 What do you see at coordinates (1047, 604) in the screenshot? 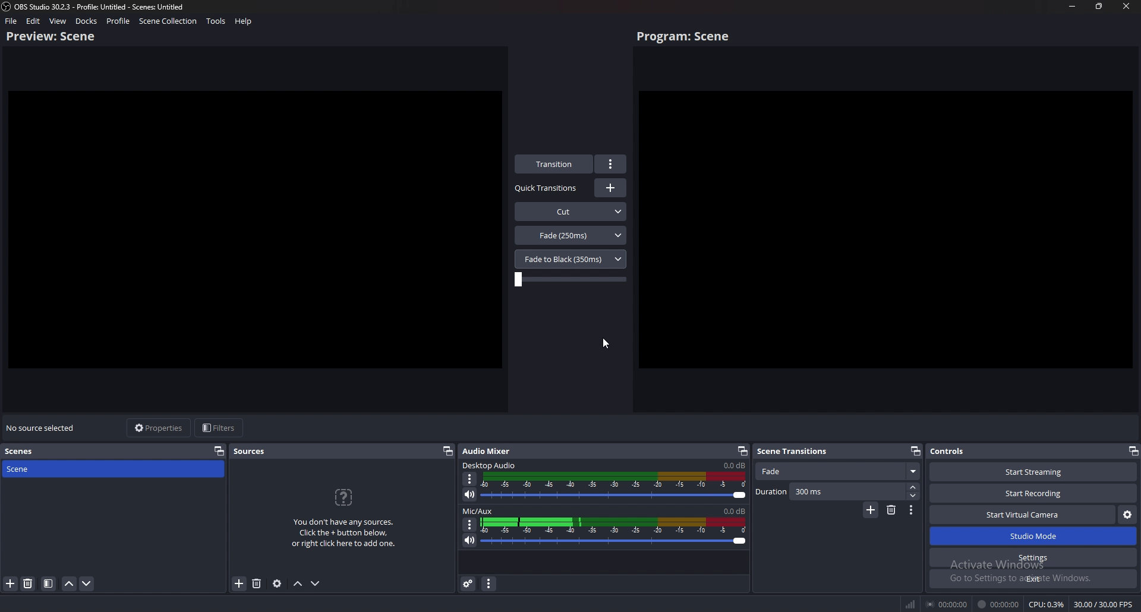
I see `CPU: 0.3%` at bounding box center [1047, 604].